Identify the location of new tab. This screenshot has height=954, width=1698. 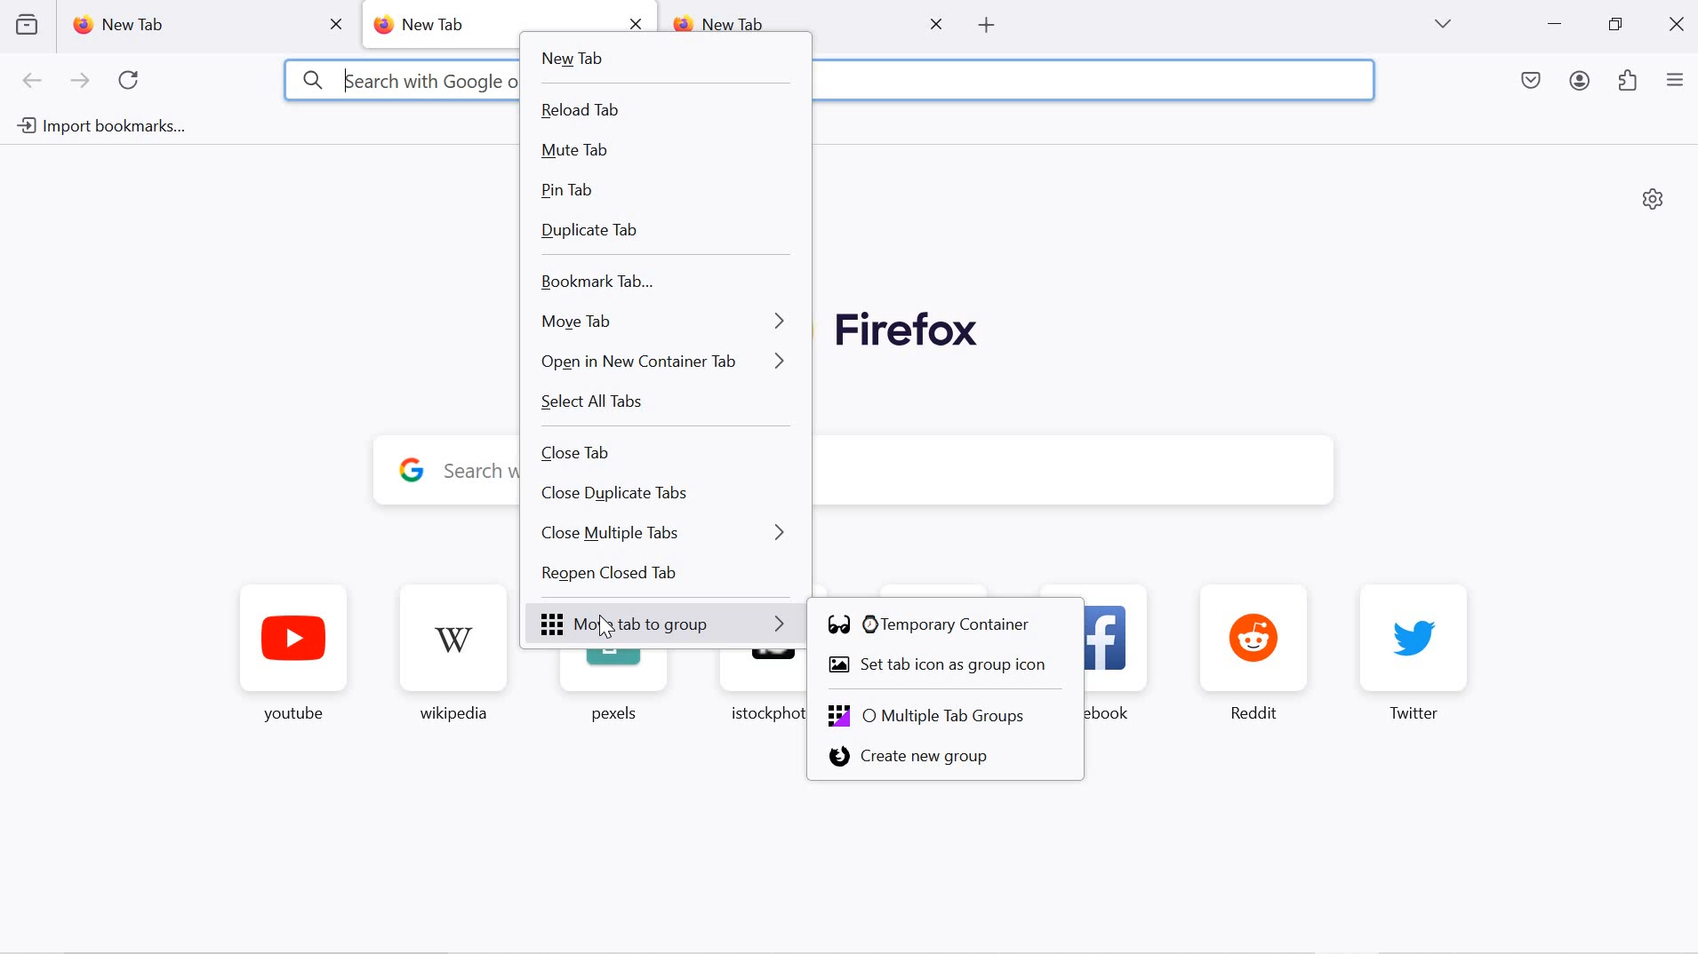
(668, 64).